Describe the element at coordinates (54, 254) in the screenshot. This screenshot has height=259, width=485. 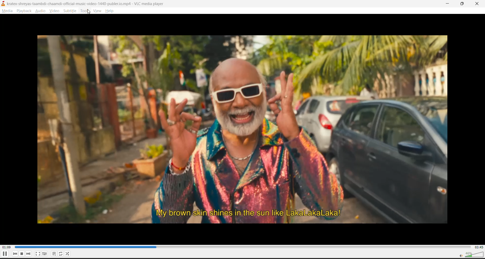
I see `playlist` at that location.